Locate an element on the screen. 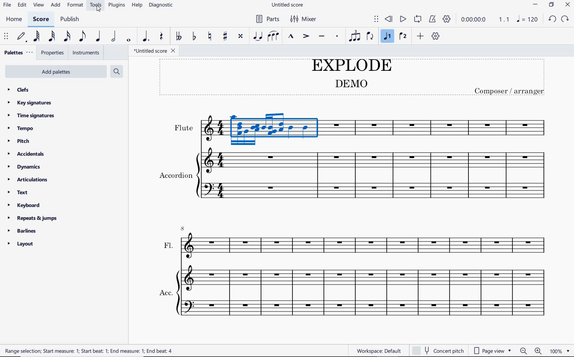  accidentals is located at coordinates (28, 154).